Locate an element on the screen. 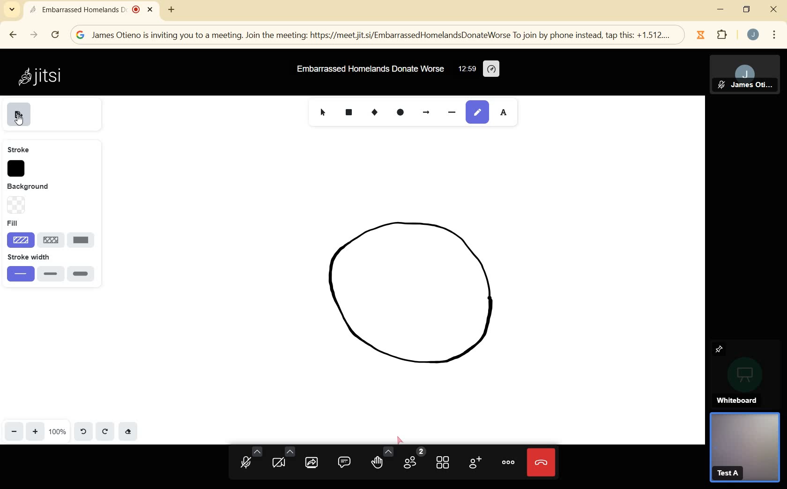 The height and width of the screenshot is (489, 787). BACKGROUND is located at coordinates (36, 188).